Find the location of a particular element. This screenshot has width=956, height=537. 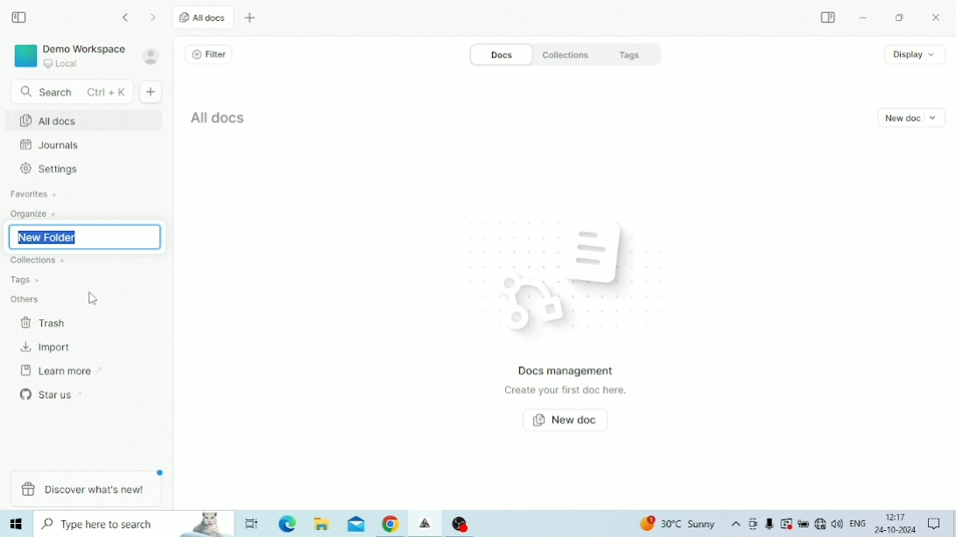

Docs management is located at coordinates (567, 371).